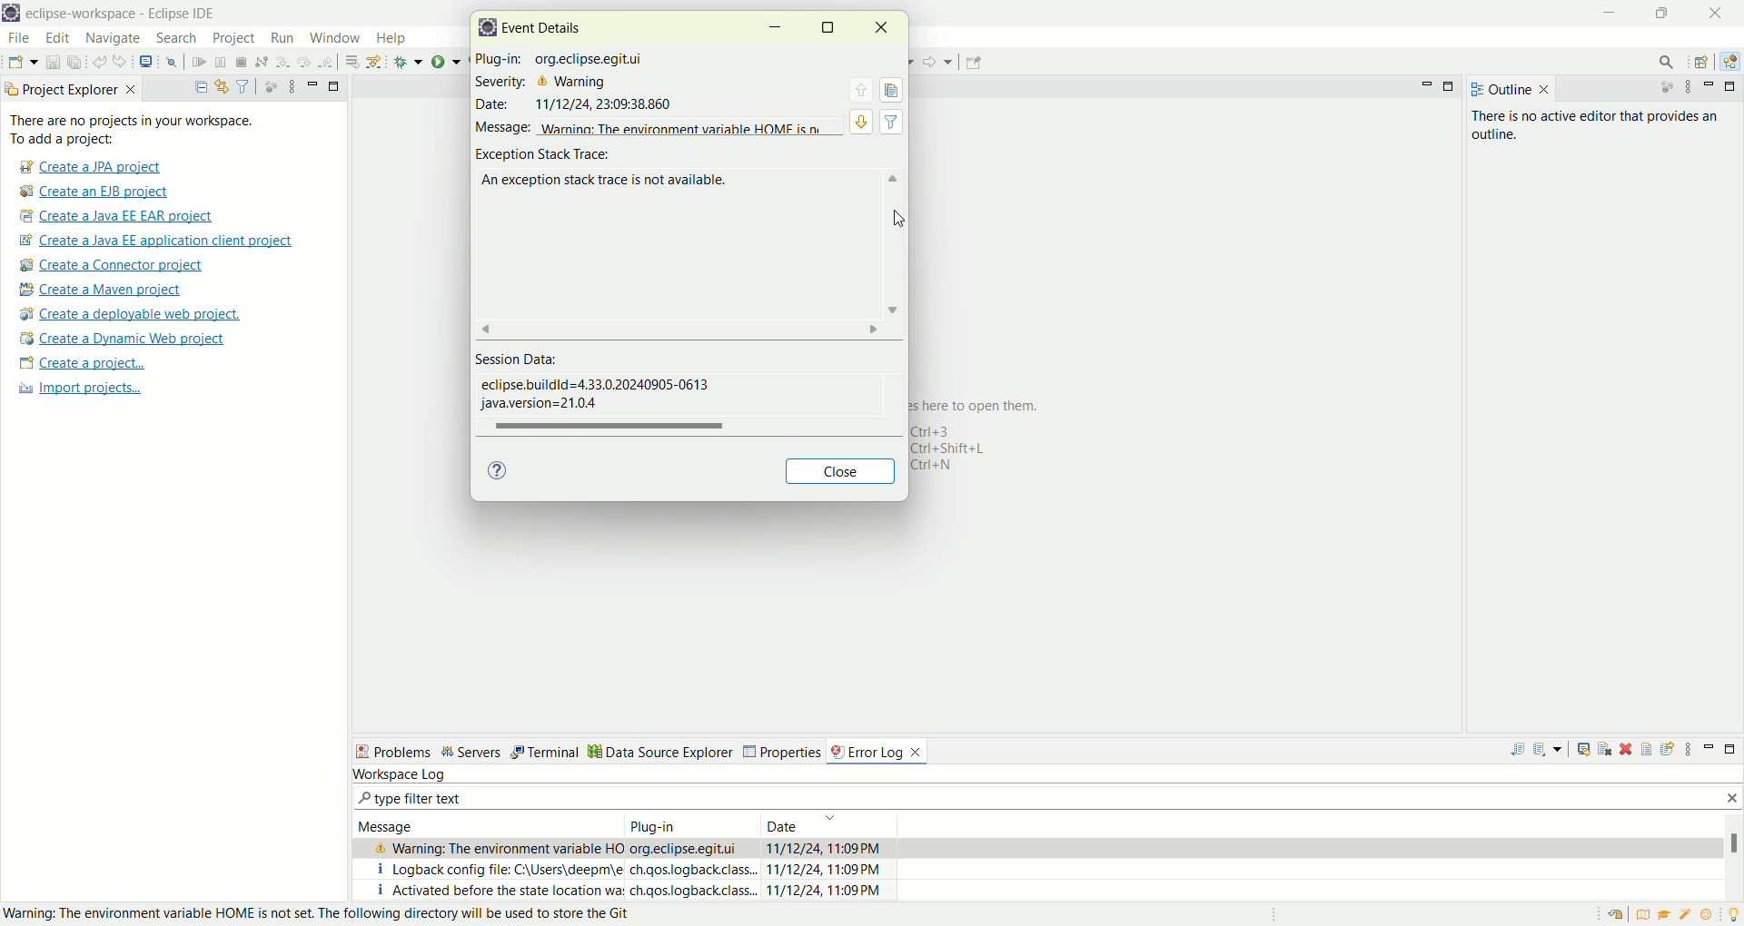 This screenshot has width=1744, height=926. Describe the element at coordinates (1669, 60) in the screenshot. I see `search` at that location.